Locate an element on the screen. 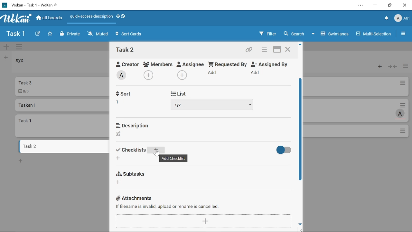 Image resolution: width=412 pixels, height=232 pixels. card named "task 1" is located at coordinates (63, 126).